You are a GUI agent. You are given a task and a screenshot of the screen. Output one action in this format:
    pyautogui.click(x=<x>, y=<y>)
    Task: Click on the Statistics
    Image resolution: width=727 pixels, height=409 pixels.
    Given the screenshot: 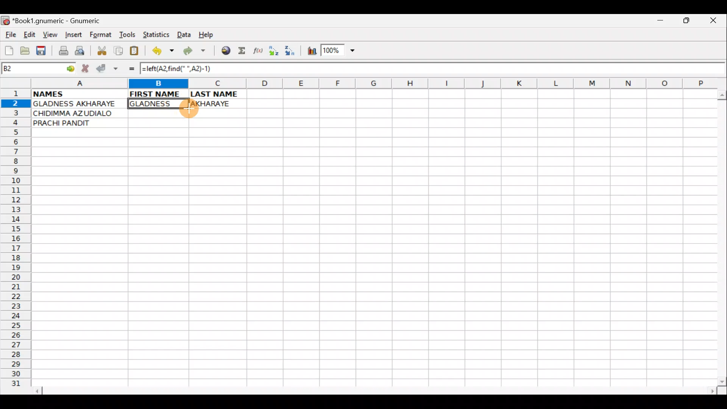 What is the action you would take?
    pyautogui.click(x=158, y=34)
    